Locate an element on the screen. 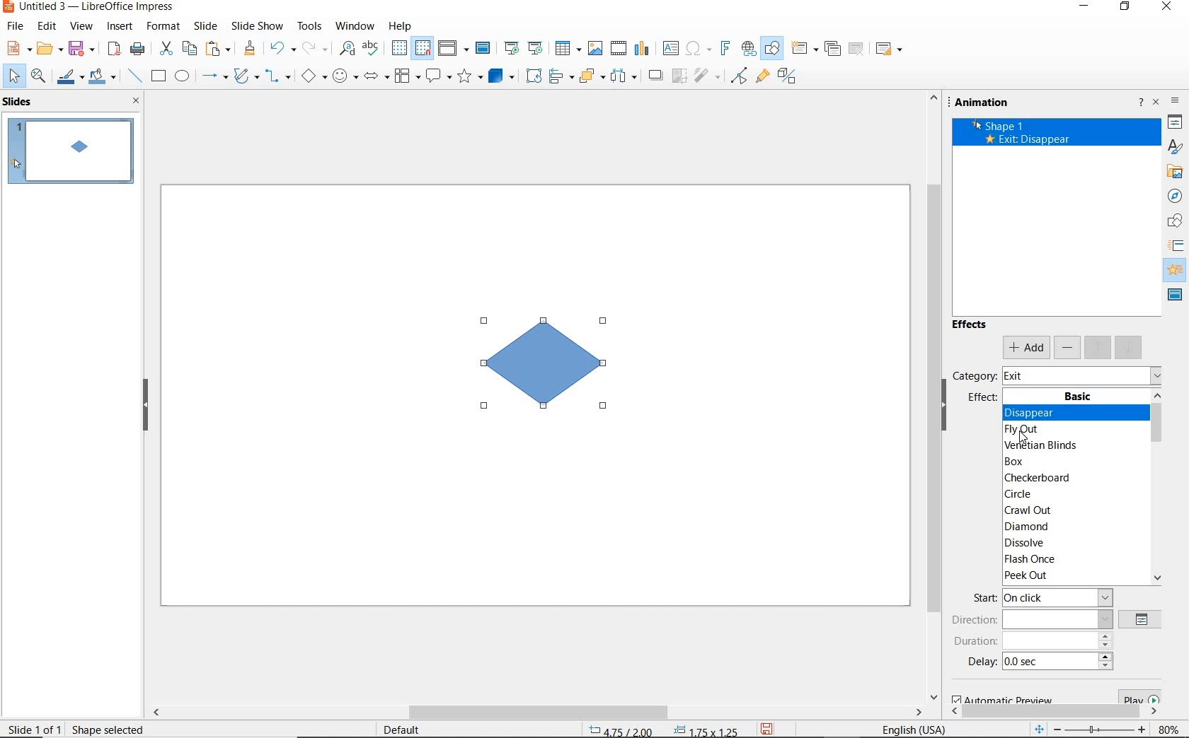 This screenshot has width=1189, height=738. minimize is located at coordinates (1086, 7).